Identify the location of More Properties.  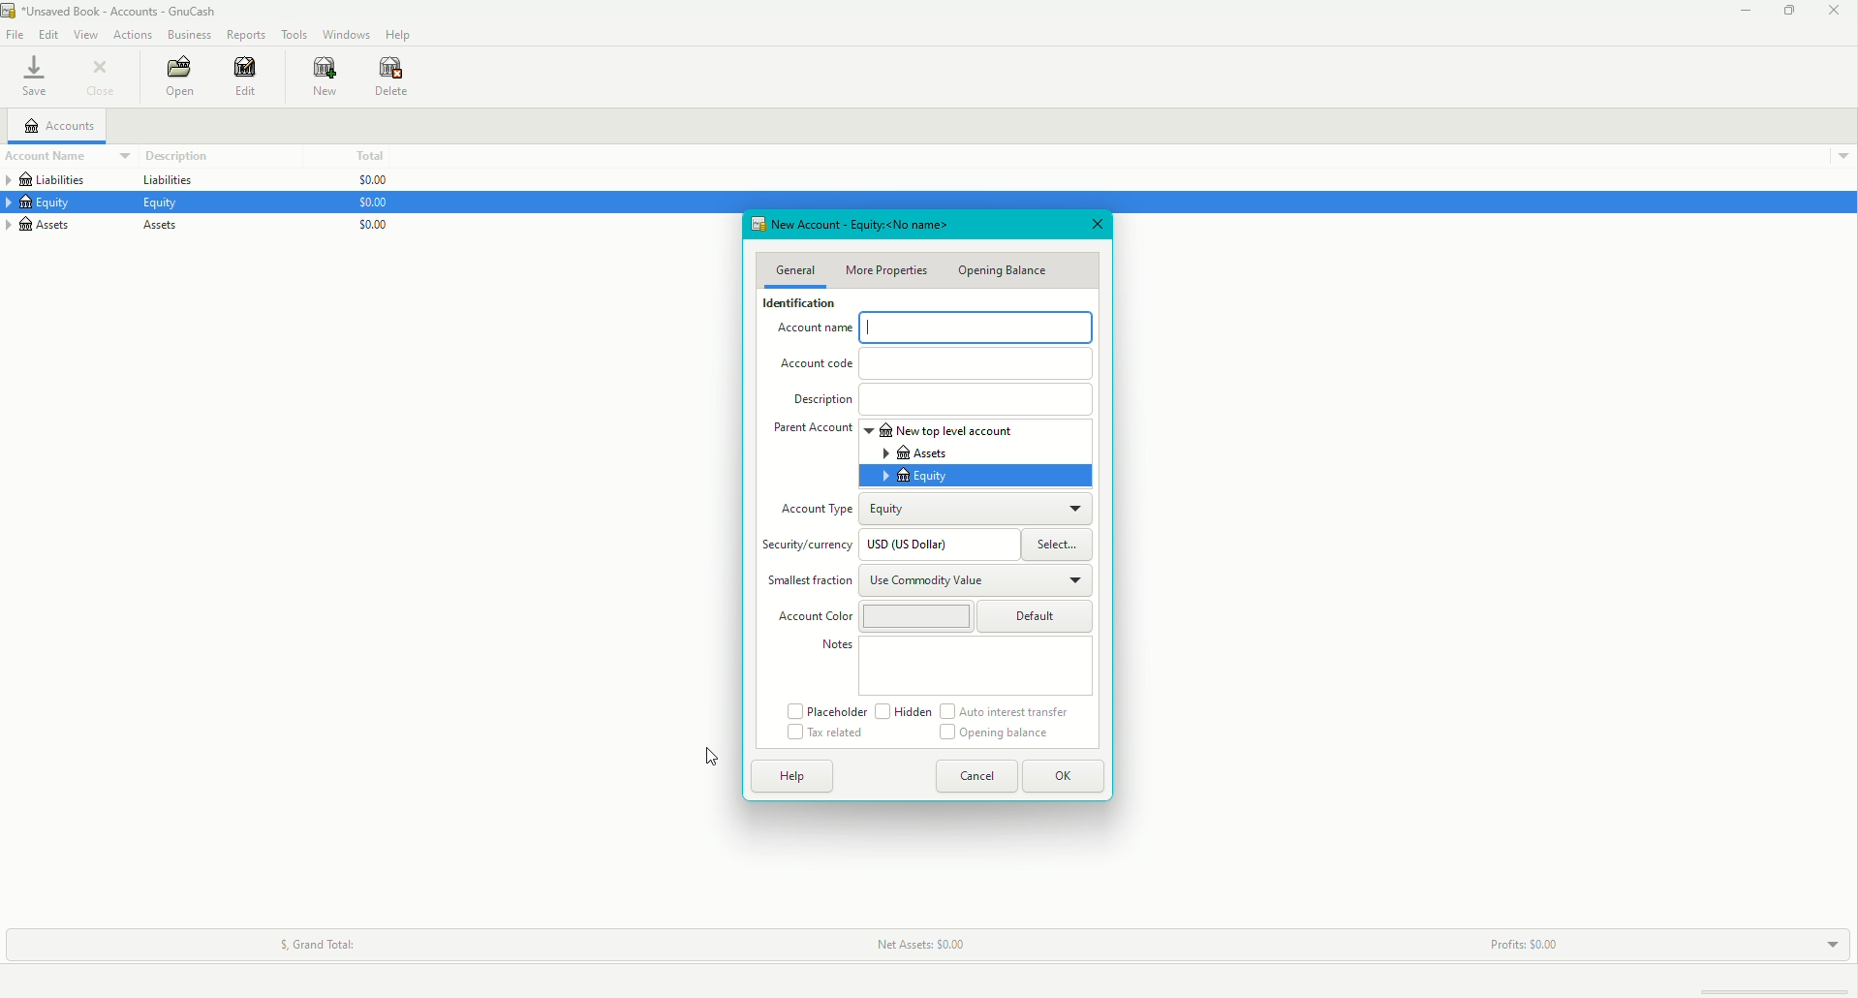
(886, 269).